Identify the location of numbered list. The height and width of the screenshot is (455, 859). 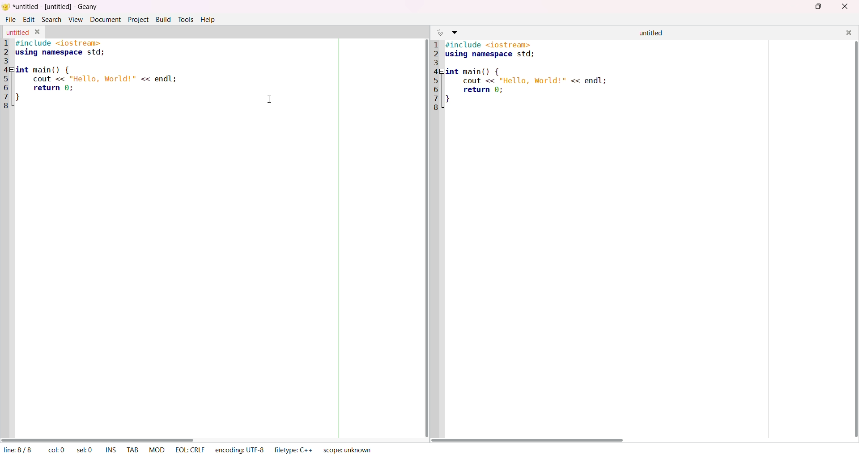
(434, 76).